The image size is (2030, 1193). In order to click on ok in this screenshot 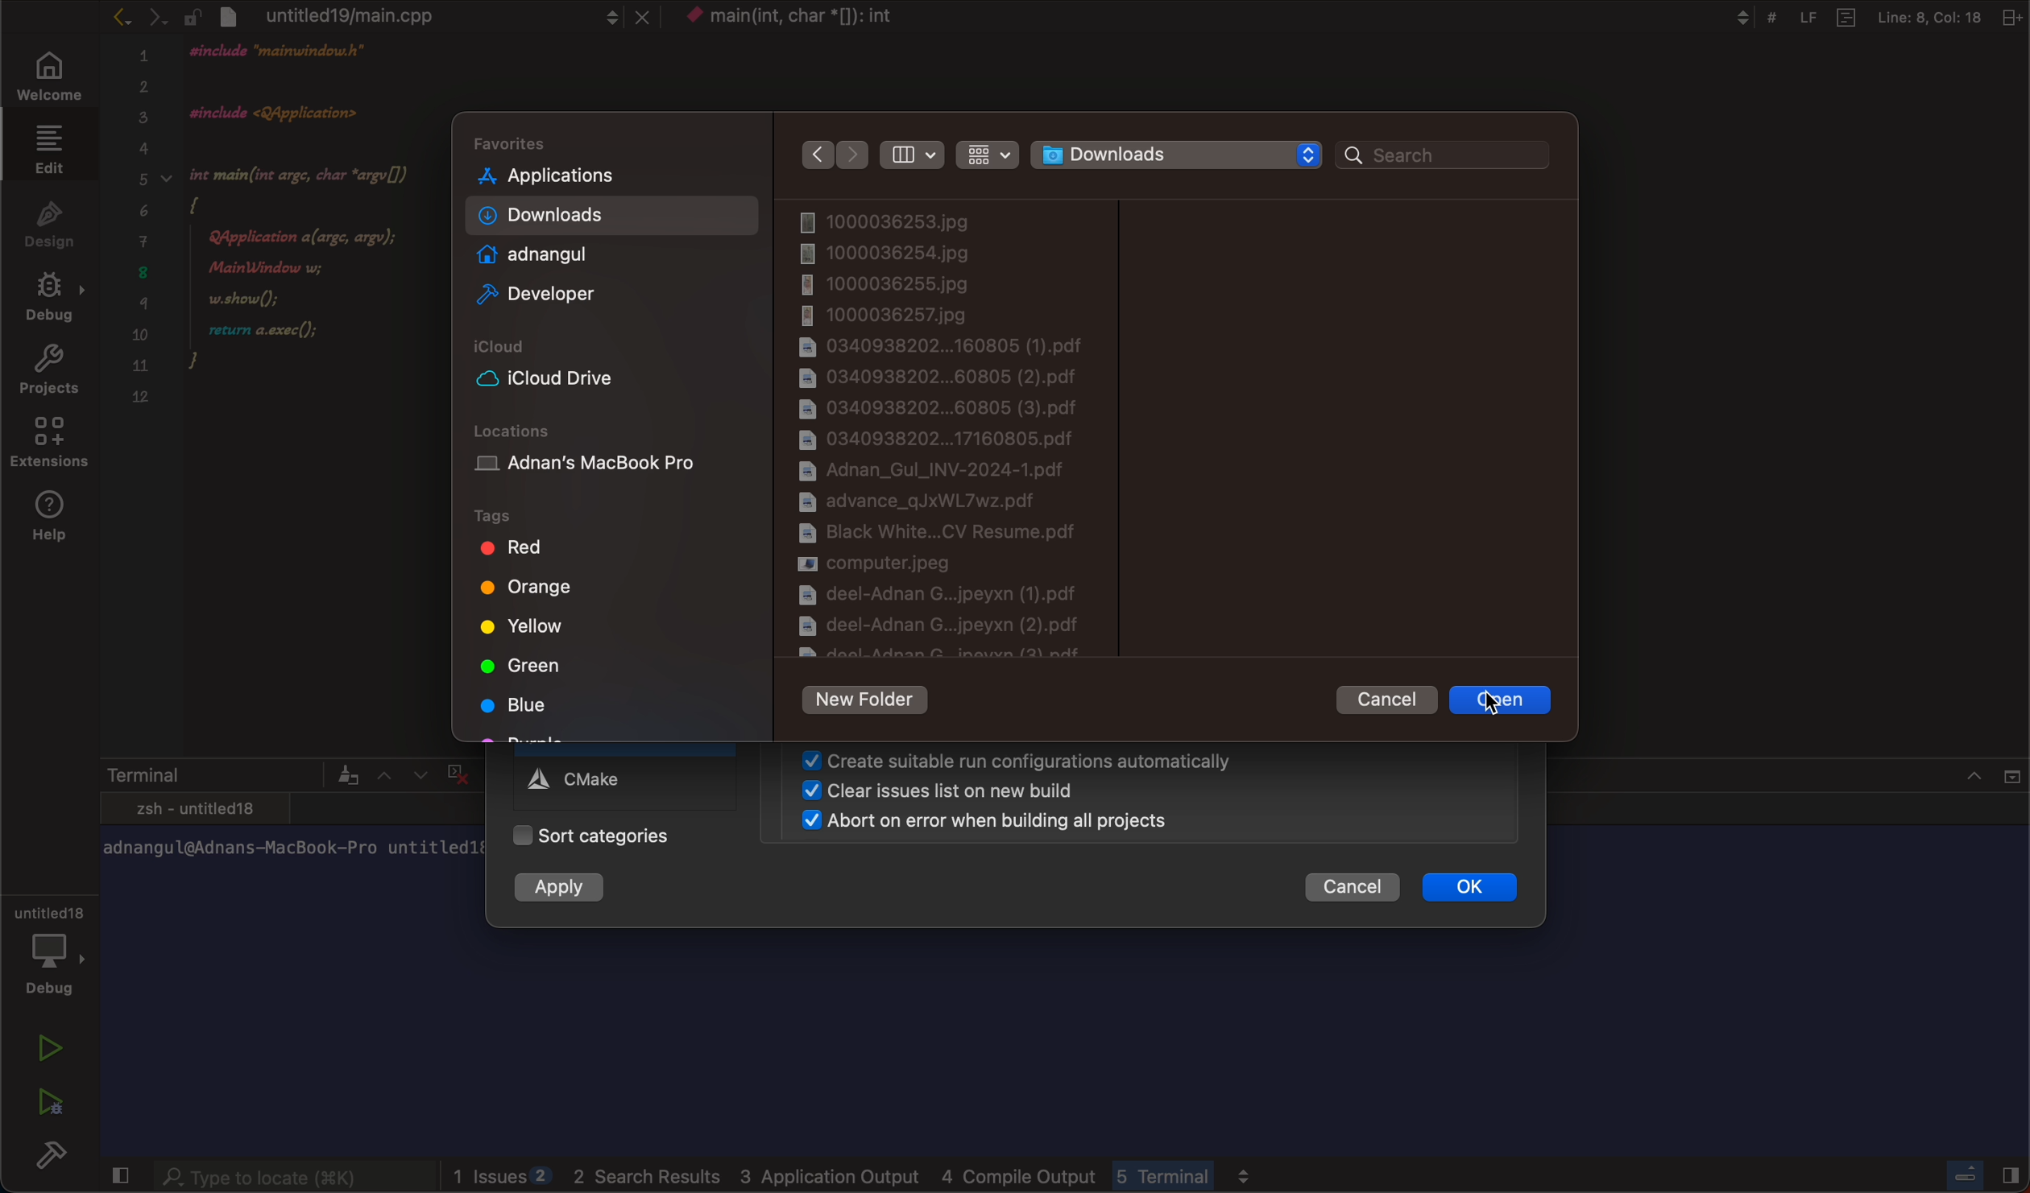, I will do `click(1476, 885)`.